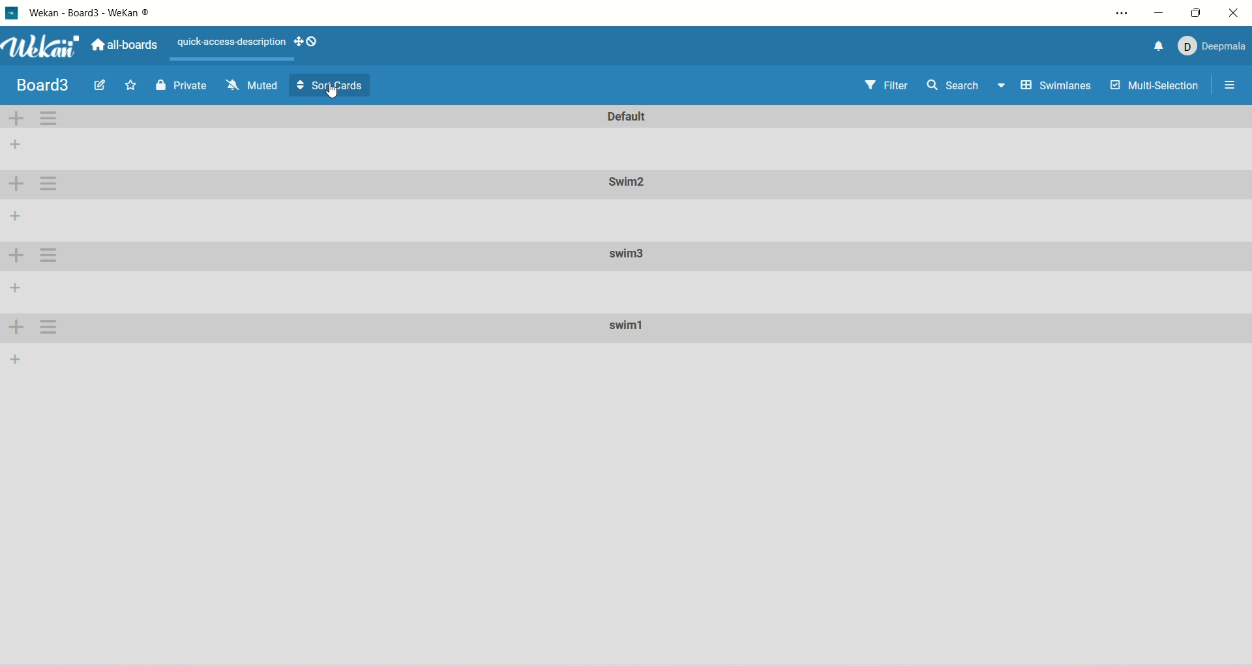 The width and height of the screenshot is (1252, 666). Describe the element at coordinates (46, 85) in the screenshot. I see `board title` at that location.